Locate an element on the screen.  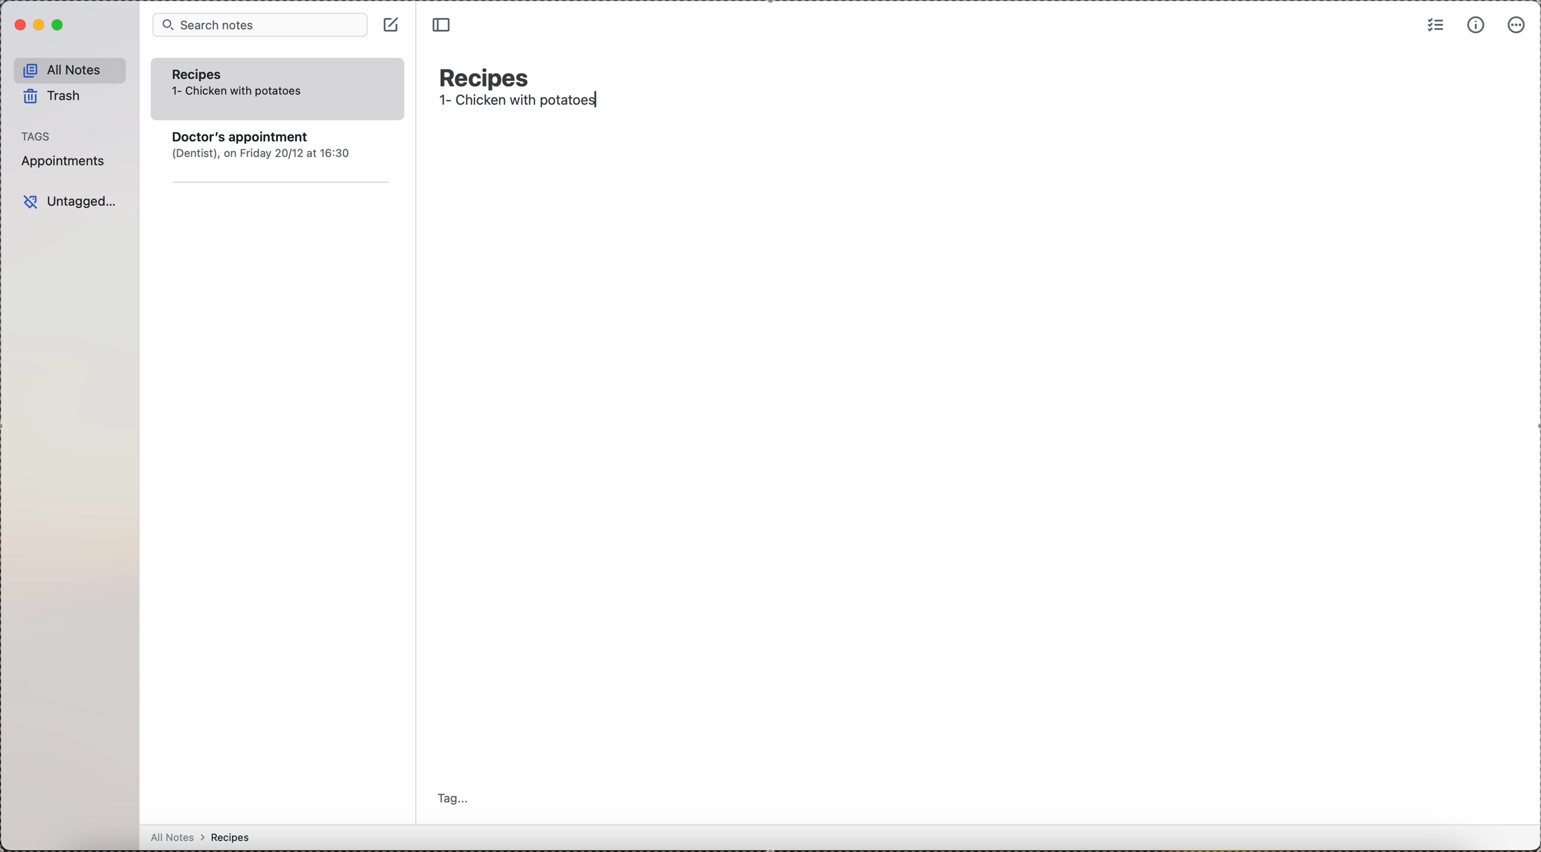
check list is located at coordinates (1434, 26).